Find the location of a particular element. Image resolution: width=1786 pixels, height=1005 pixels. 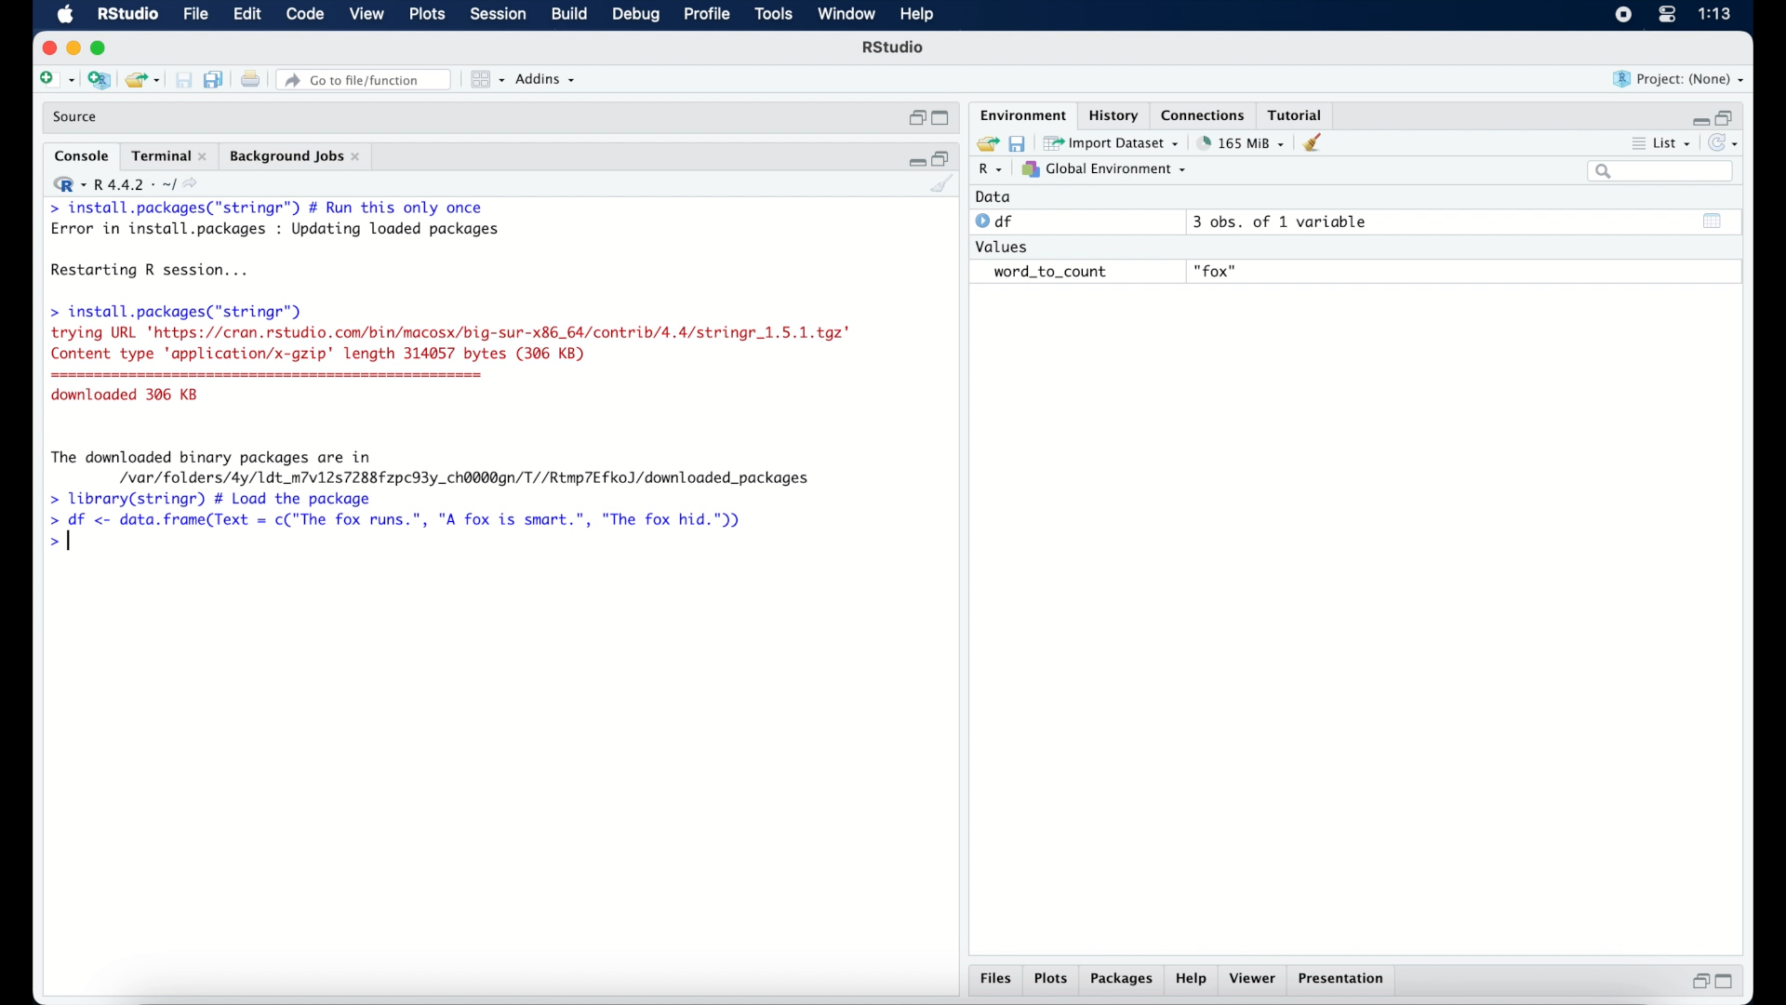

clear console is located at coordinates (943, 185).